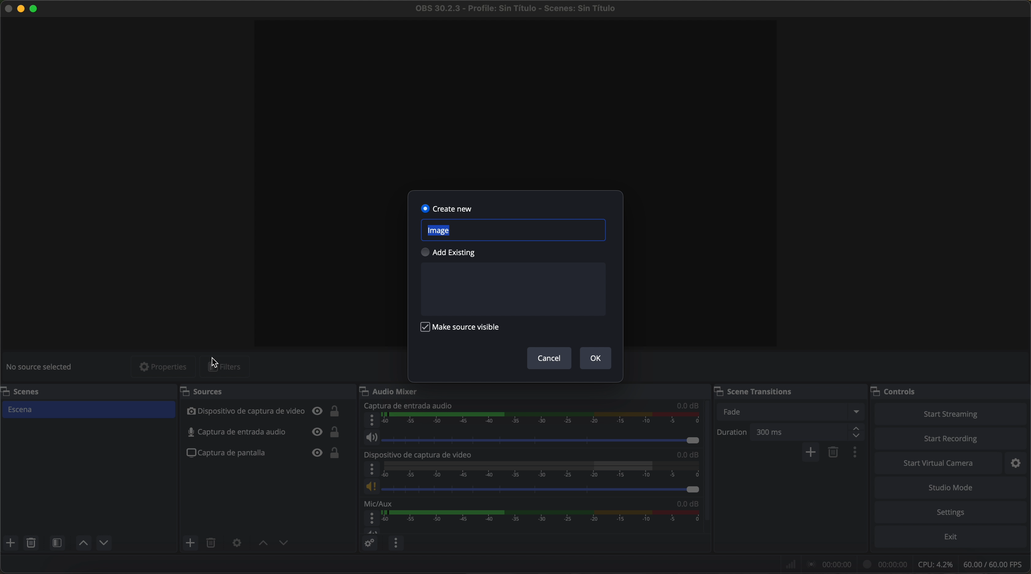 This screenshot has width=1031, height=574. What do you see at coordinates (42, 366) in the screenshot?
I see `no source selected` at bounding box center [42, 366].